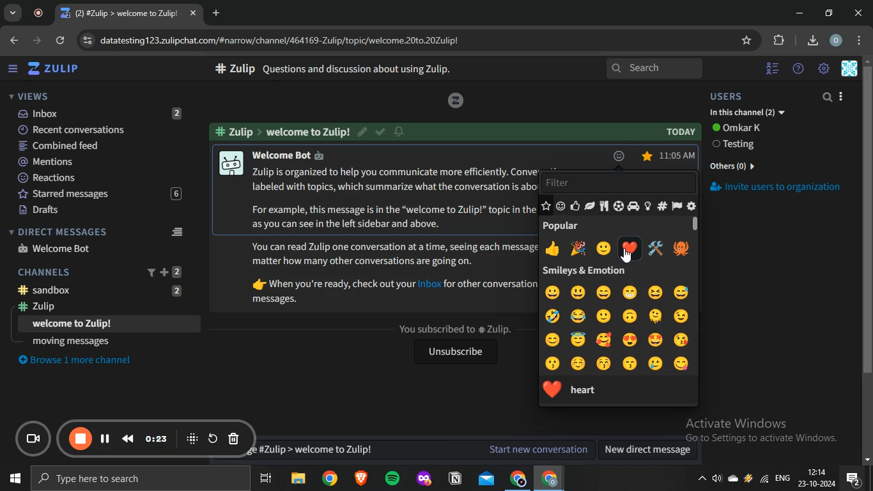 The height and width of the screenshot is (491, 873). I want to click on text, so click(284, 131).